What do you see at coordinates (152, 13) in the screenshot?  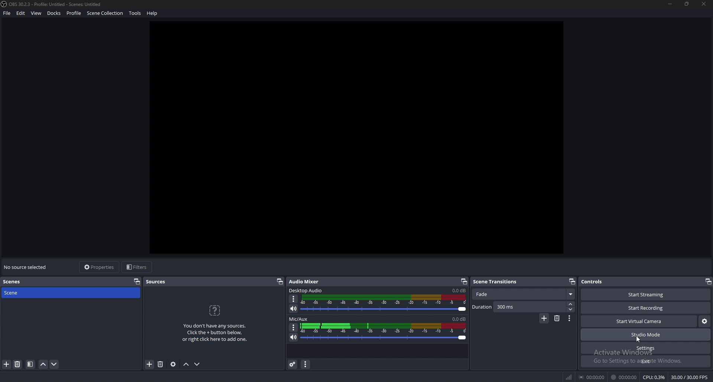 I see `help` at bounding box center [152, 13].